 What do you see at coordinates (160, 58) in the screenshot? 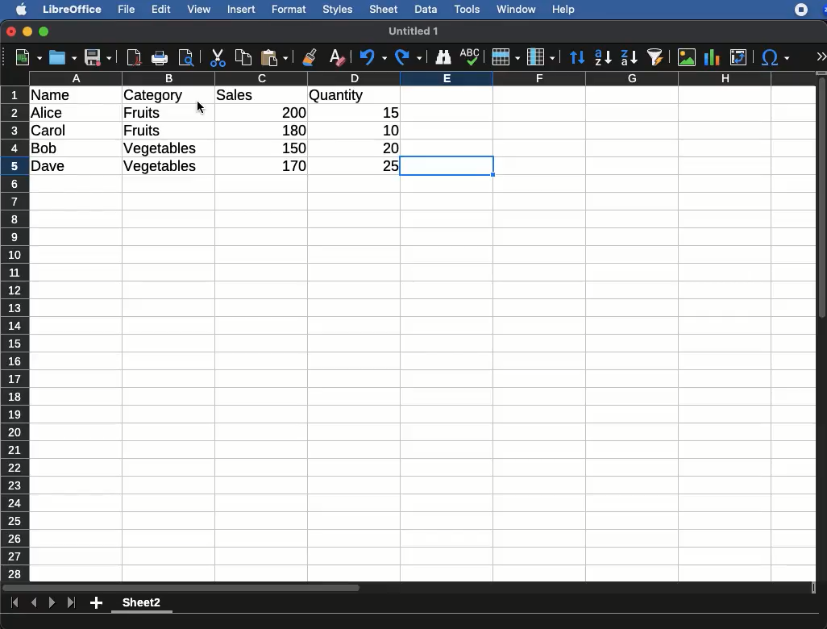
I see `print` at bounding box center [160, 58].